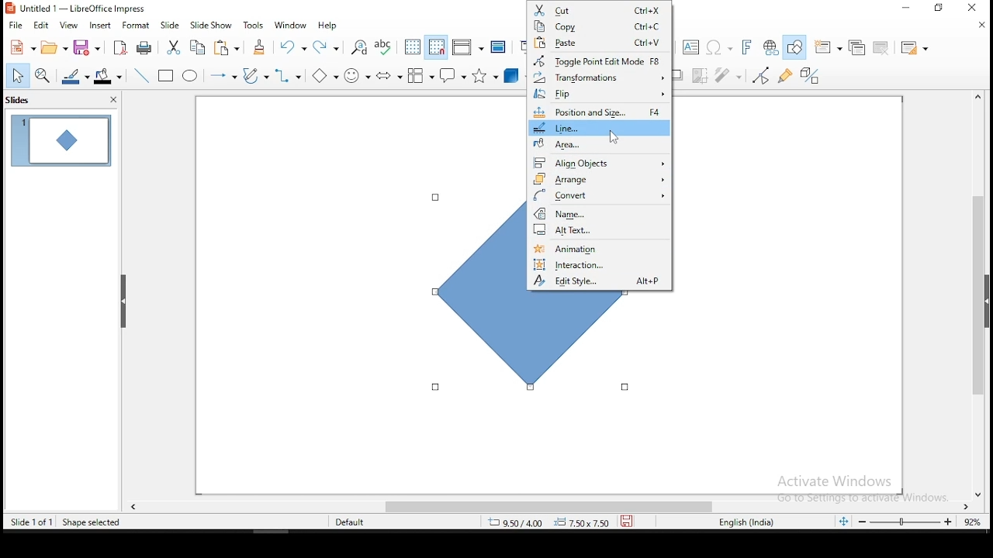 The image size is (993, 558). What do you see at coordinates (600, 282) in the screenshot?
I see `edit style` at bounding box center [600, 282].